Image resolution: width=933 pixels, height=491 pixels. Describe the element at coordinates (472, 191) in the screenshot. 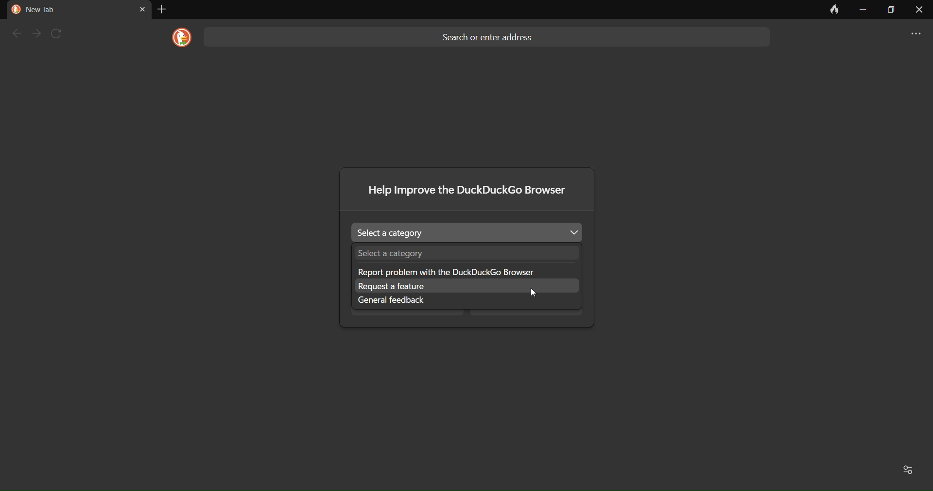

I see `Help improve the DuckDuckGo browser` at that location.